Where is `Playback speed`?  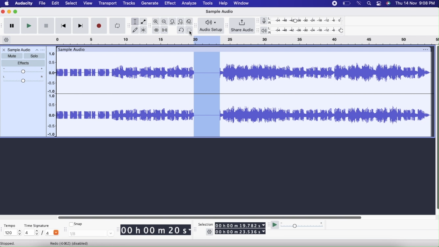
Playback speed is located at coordinates (302, 225).